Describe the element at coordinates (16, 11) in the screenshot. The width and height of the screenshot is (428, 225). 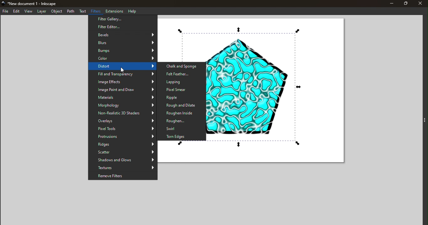
I see `Edit` at that location.